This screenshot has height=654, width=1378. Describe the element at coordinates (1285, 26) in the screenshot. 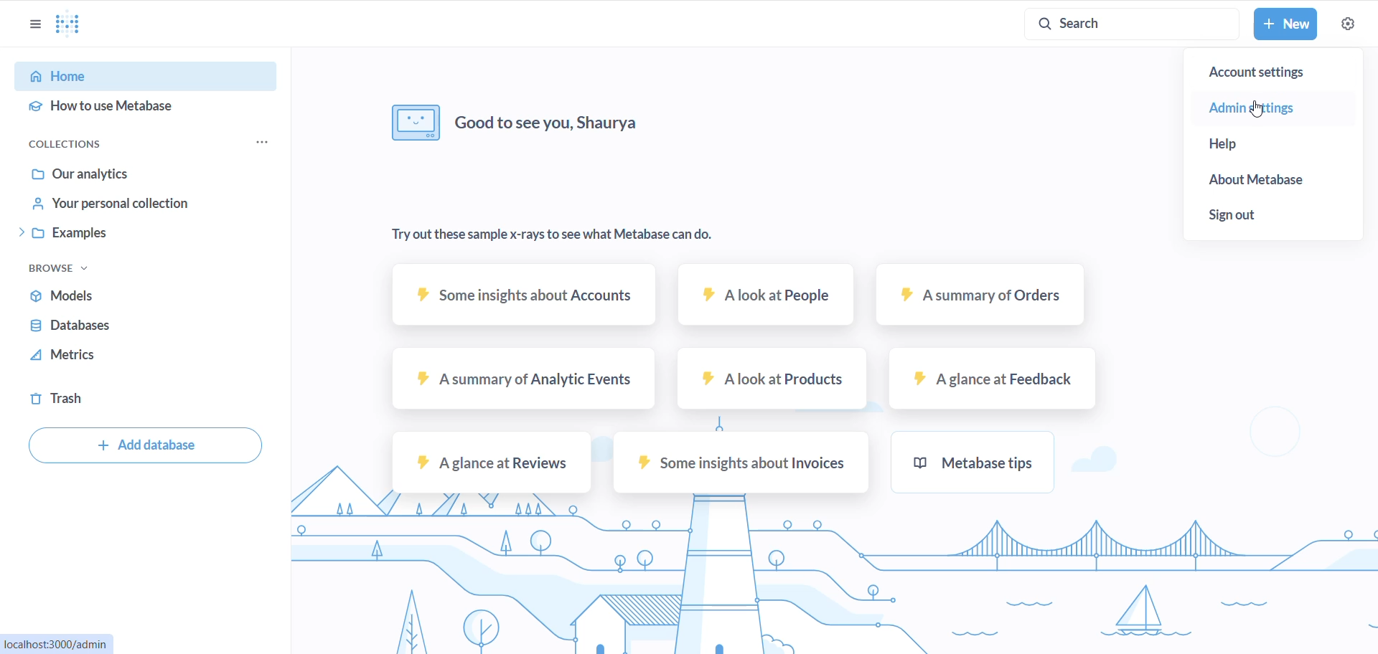

I see `new button` at that location.